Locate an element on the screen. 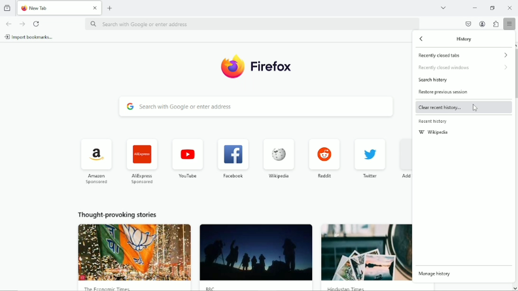  go back is located at coordinates (8, 23).